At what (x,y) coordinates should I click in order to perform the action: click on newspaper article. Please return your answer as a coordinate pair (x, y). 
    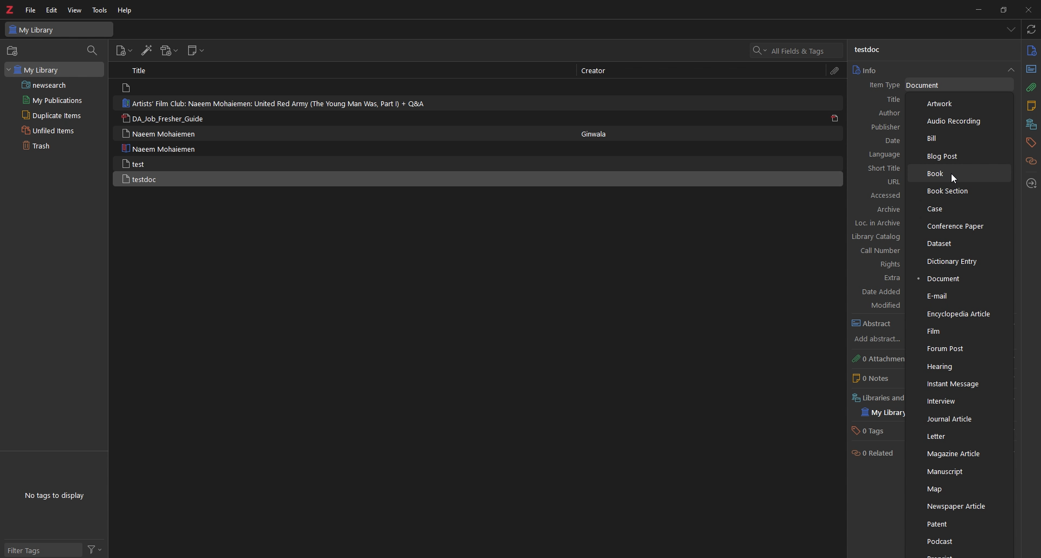
    Looking at the image, I should click on (959, 506).